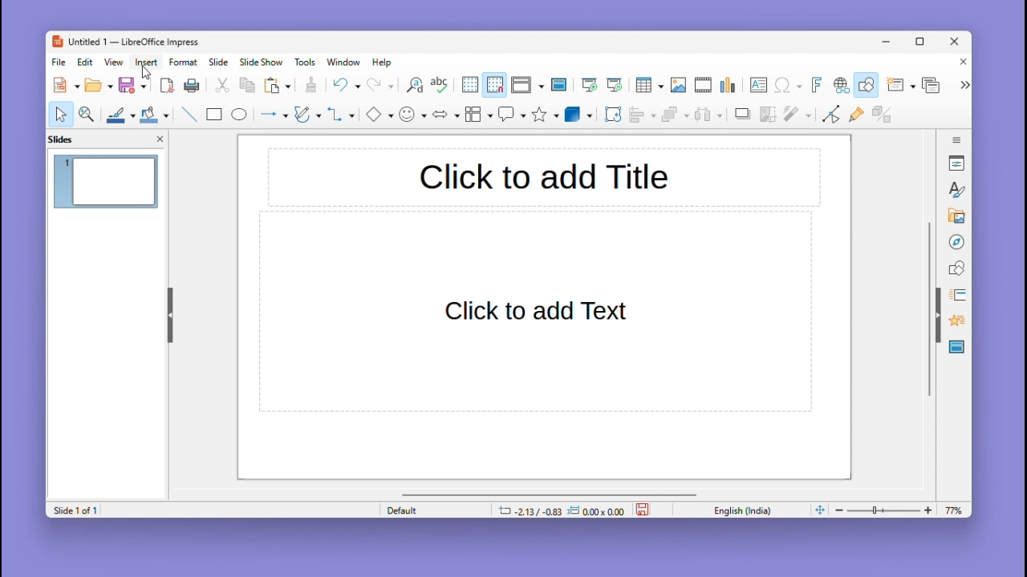  Describe the element at coordinates (550, 494) in the screenshot. I see `Horizontal scroll bar` at that location.